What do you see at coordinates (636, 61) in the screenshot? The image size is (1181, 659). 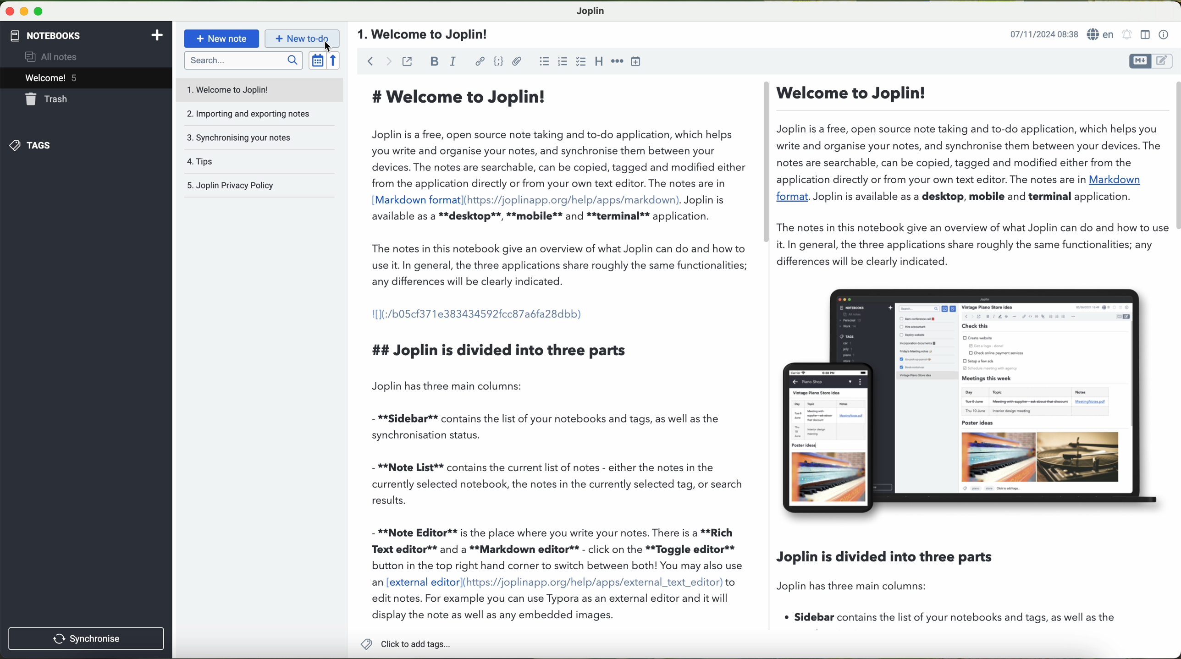 I see `insert time` at bounding box center [636, 61].